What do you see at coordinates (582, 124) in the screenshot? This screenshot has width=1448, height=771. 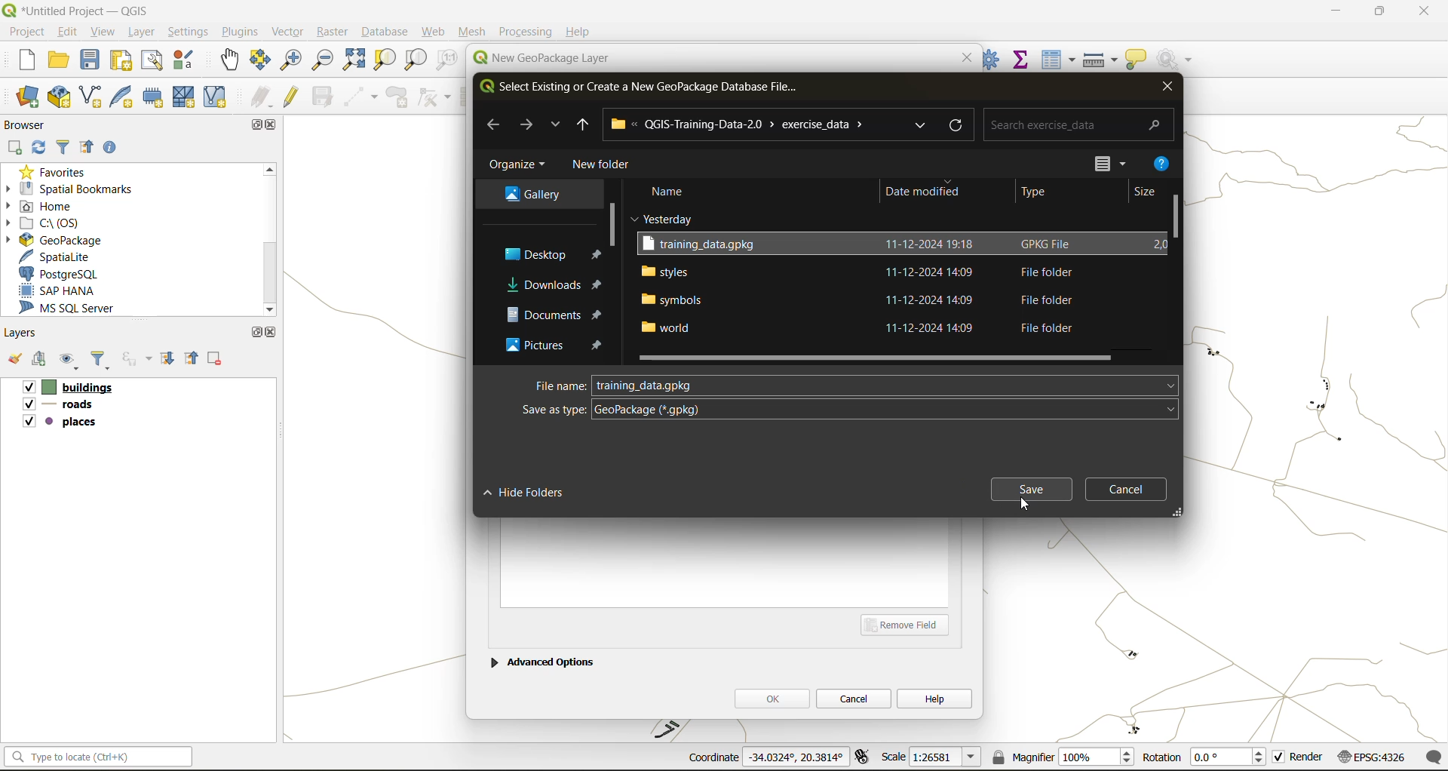 I see `Up arrow` at bounding box center [582, 124].